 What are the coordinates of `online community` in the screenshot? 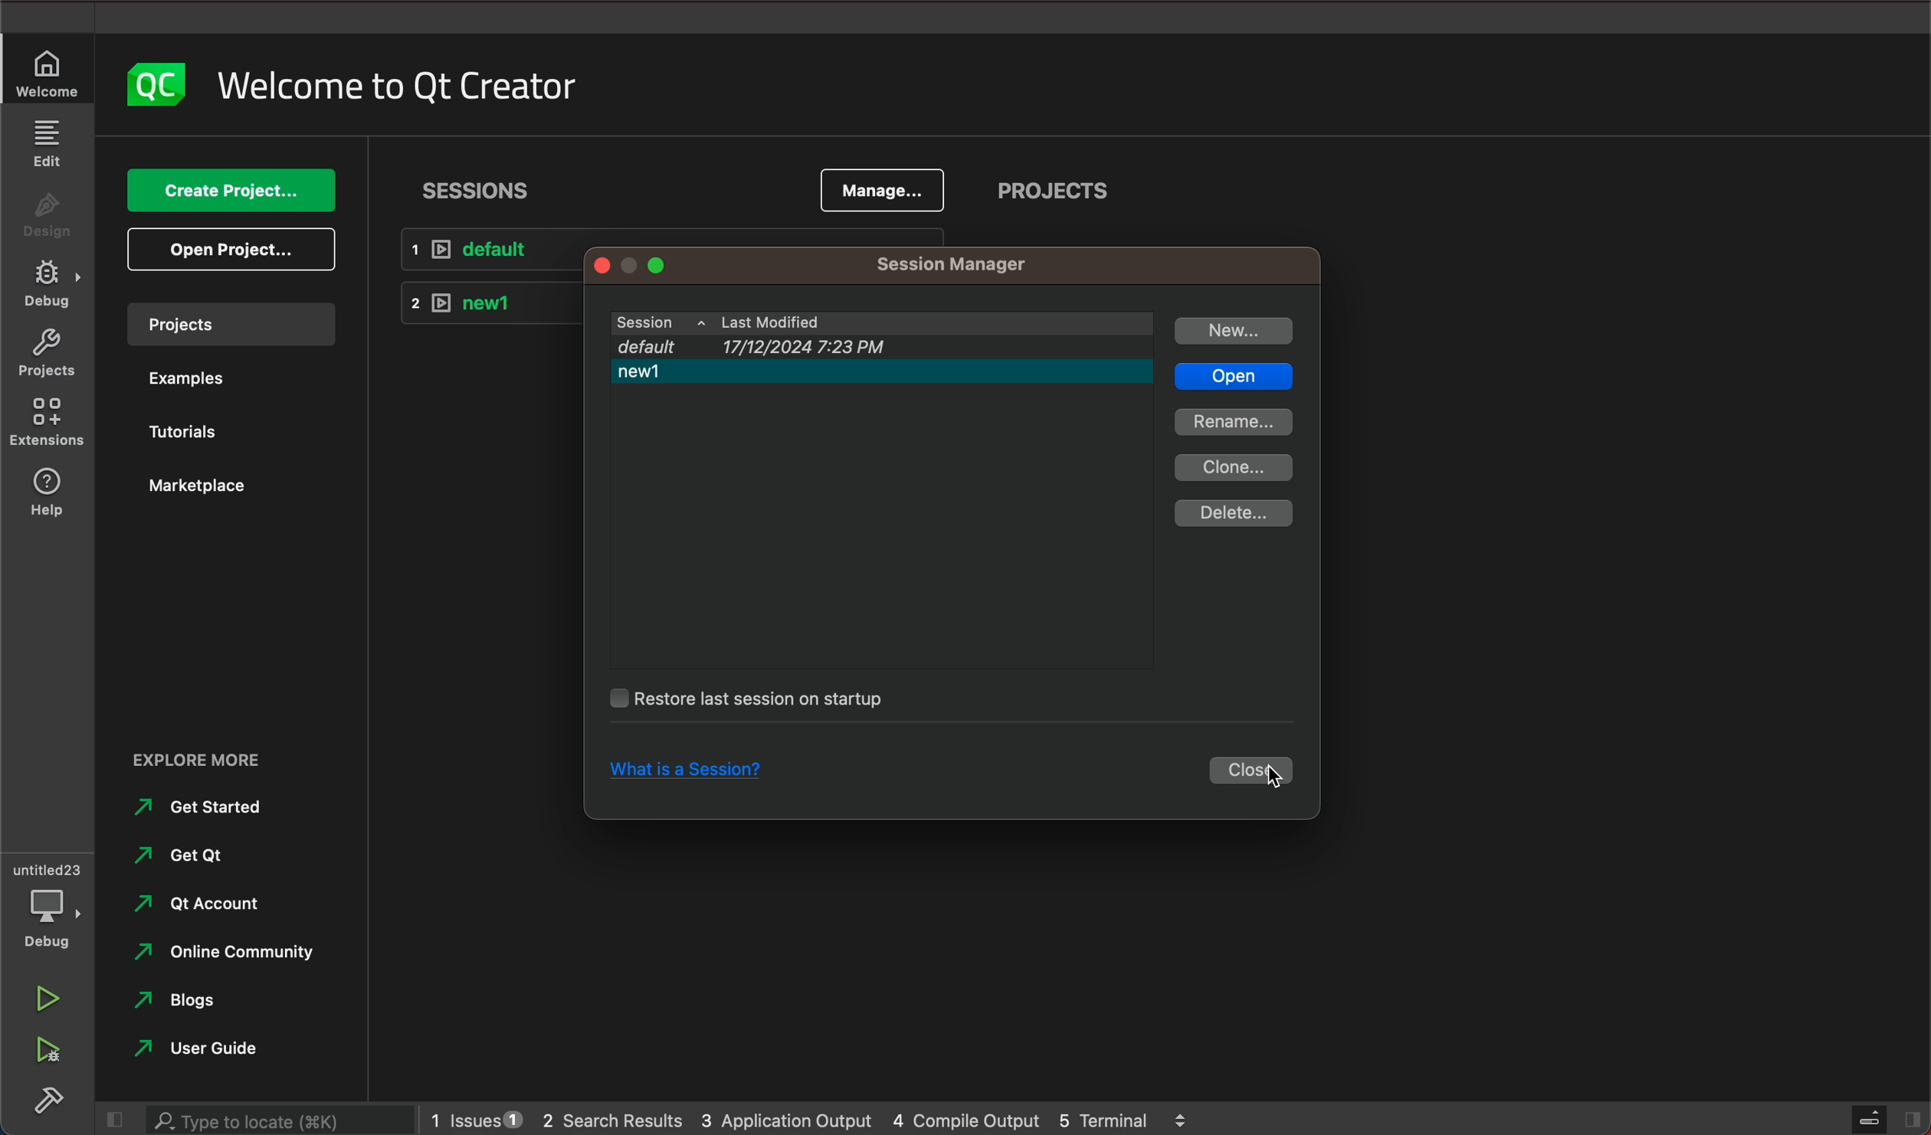 It's located at (216, 952).